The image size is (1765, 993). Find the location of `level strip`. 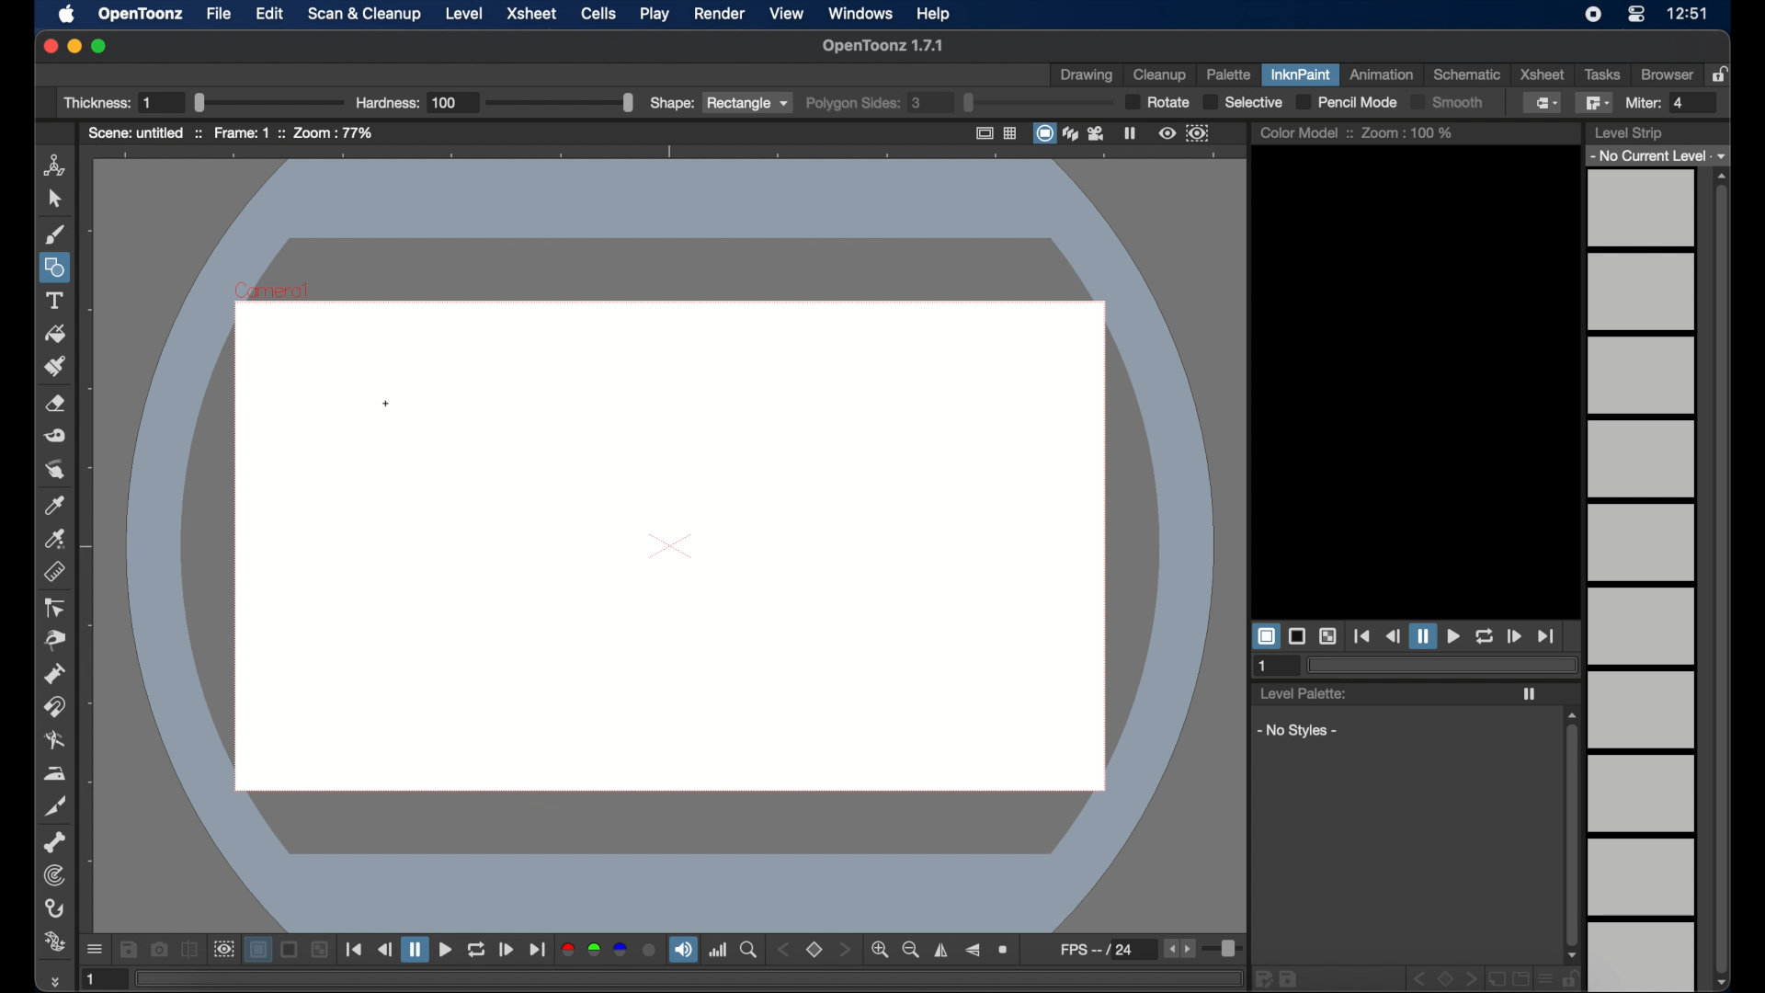

level strip is located at coordinates (1629, 132).